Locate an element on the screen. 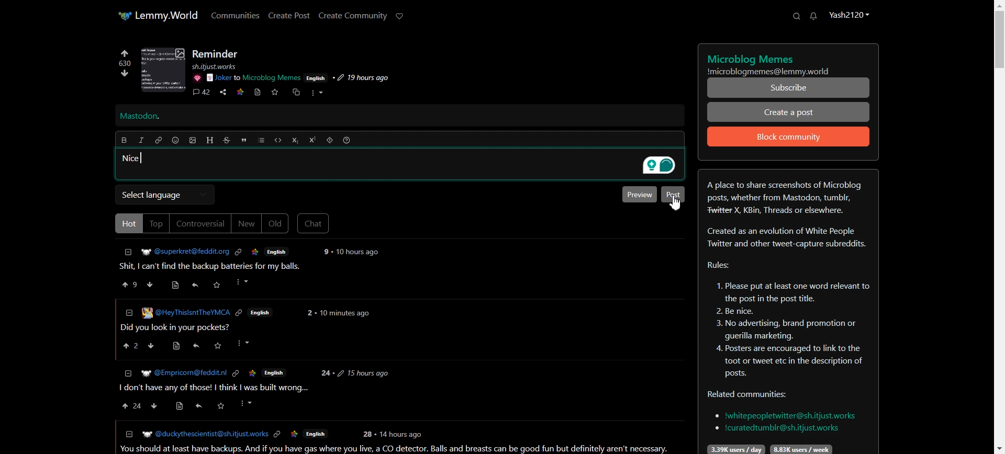 The width and height of the screenshot is (1005, 454). I don’t have any of those! | think | was built wrong... is located at coordinates (213, 388).